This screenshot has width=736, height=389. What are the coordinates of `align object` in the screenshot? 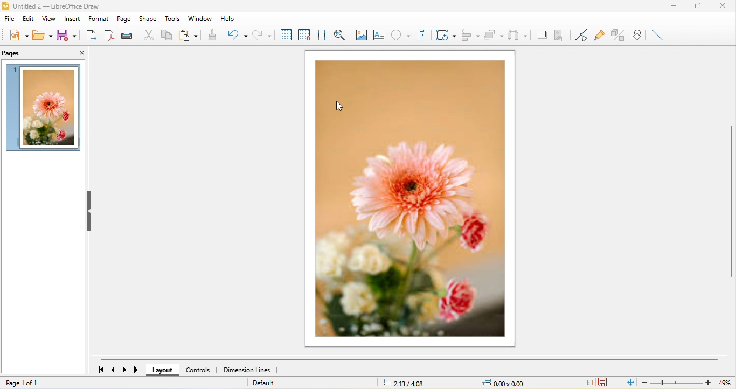 It's located at (469, 35).